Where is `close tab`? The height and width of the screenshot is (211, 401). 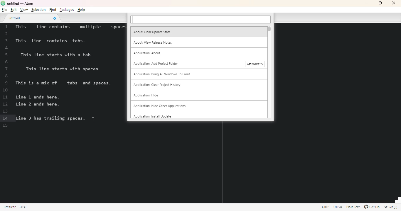 close tab is located at coordinates (54, 18).